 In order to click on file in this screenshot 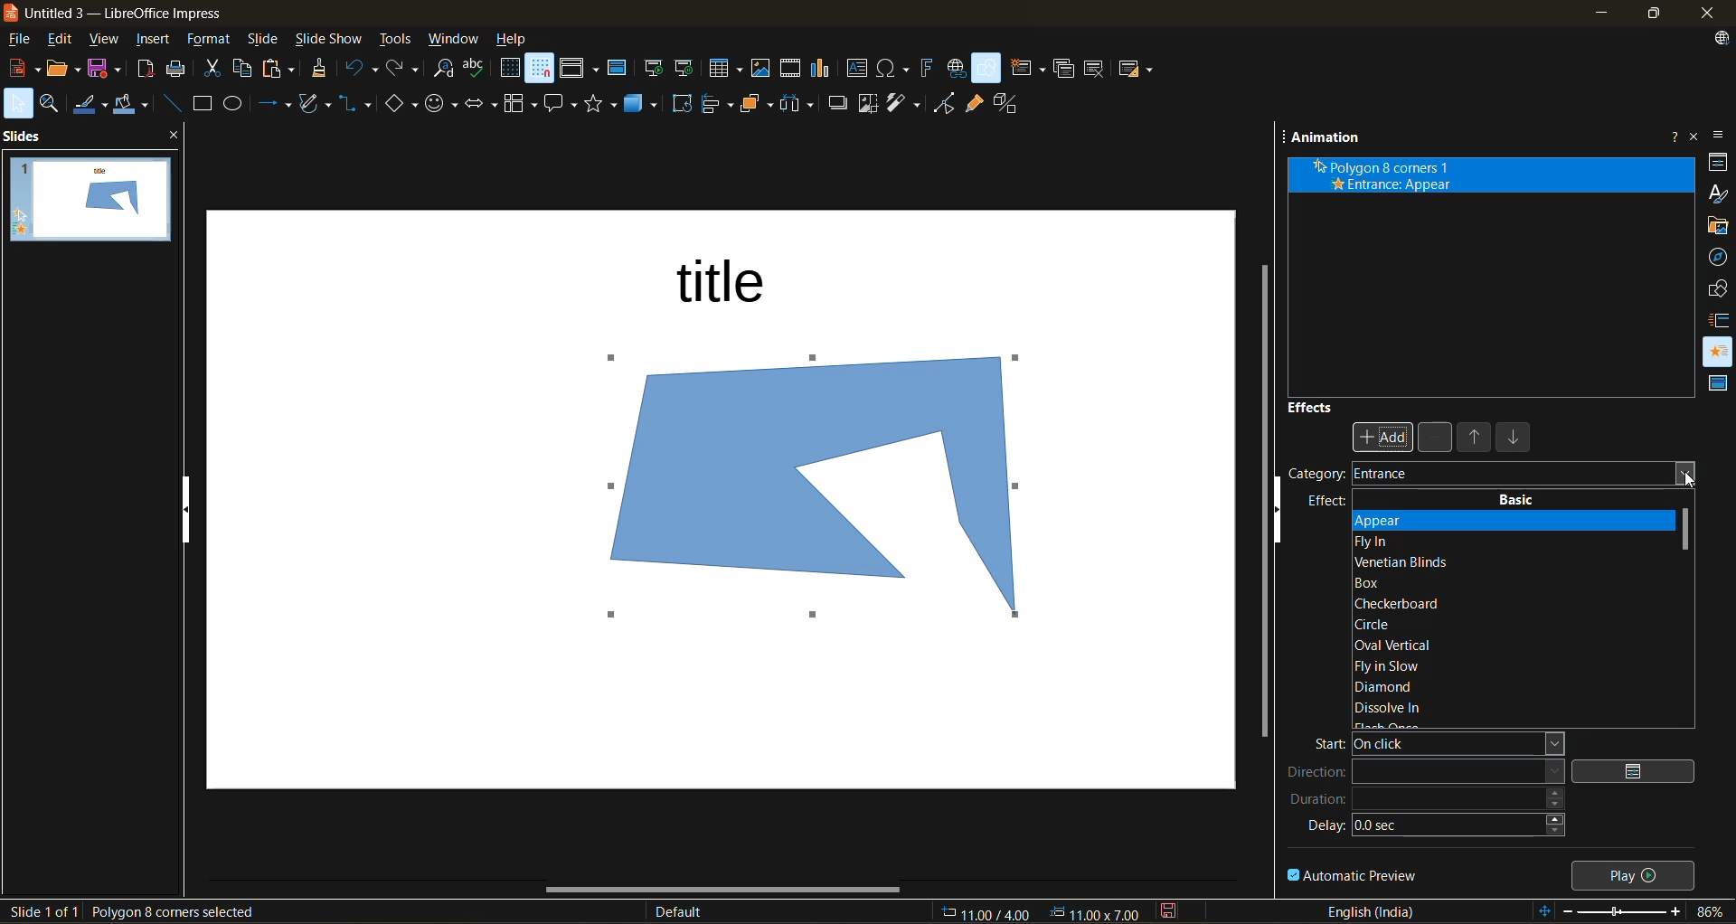, I will do `click(18, 37)`.